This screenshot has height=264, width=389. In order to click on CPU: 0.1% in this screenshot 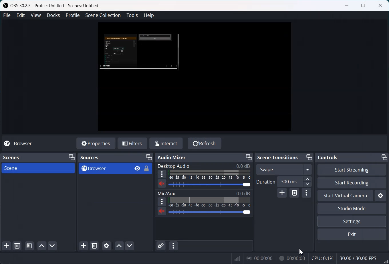, I will do `click(322, 258)`.